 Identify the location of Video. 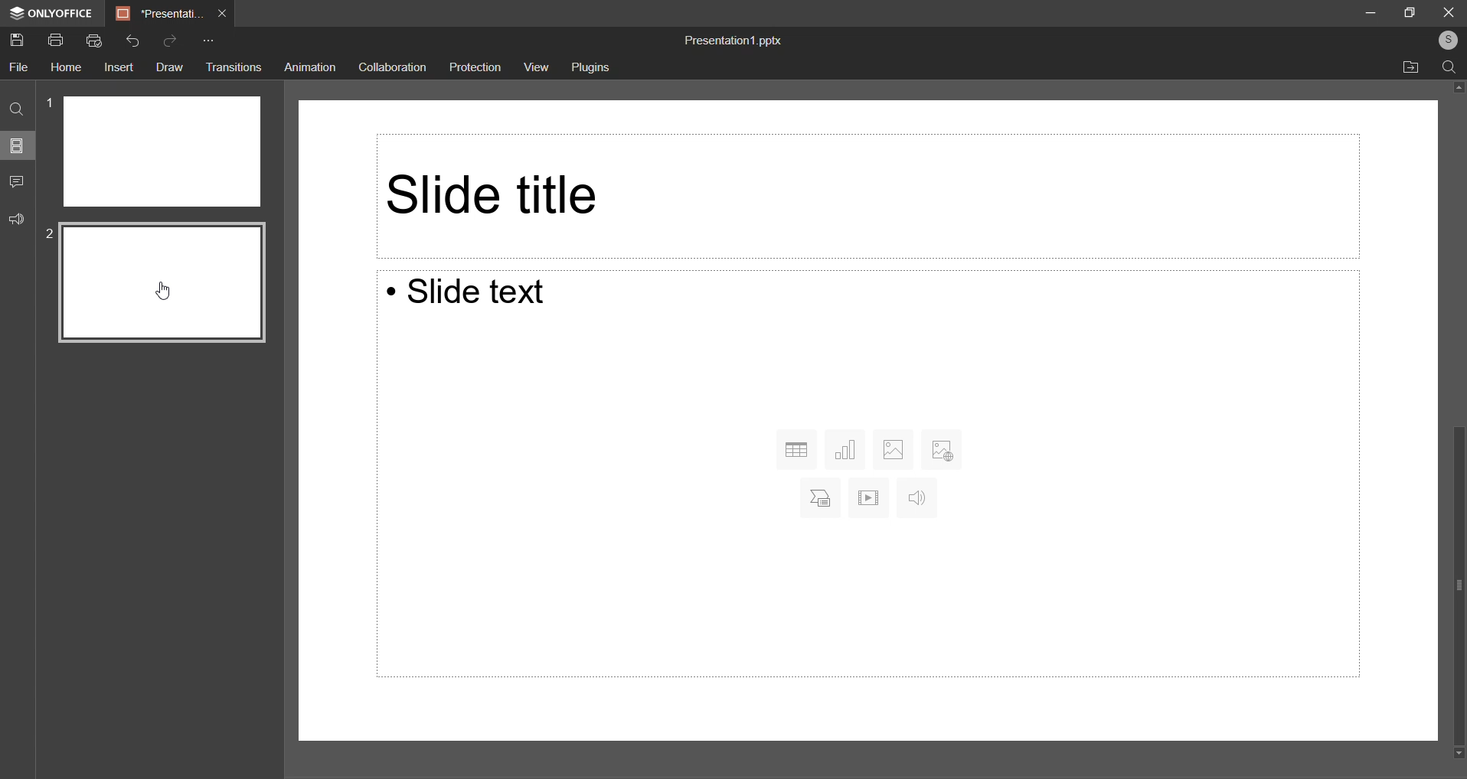
(868, 497).